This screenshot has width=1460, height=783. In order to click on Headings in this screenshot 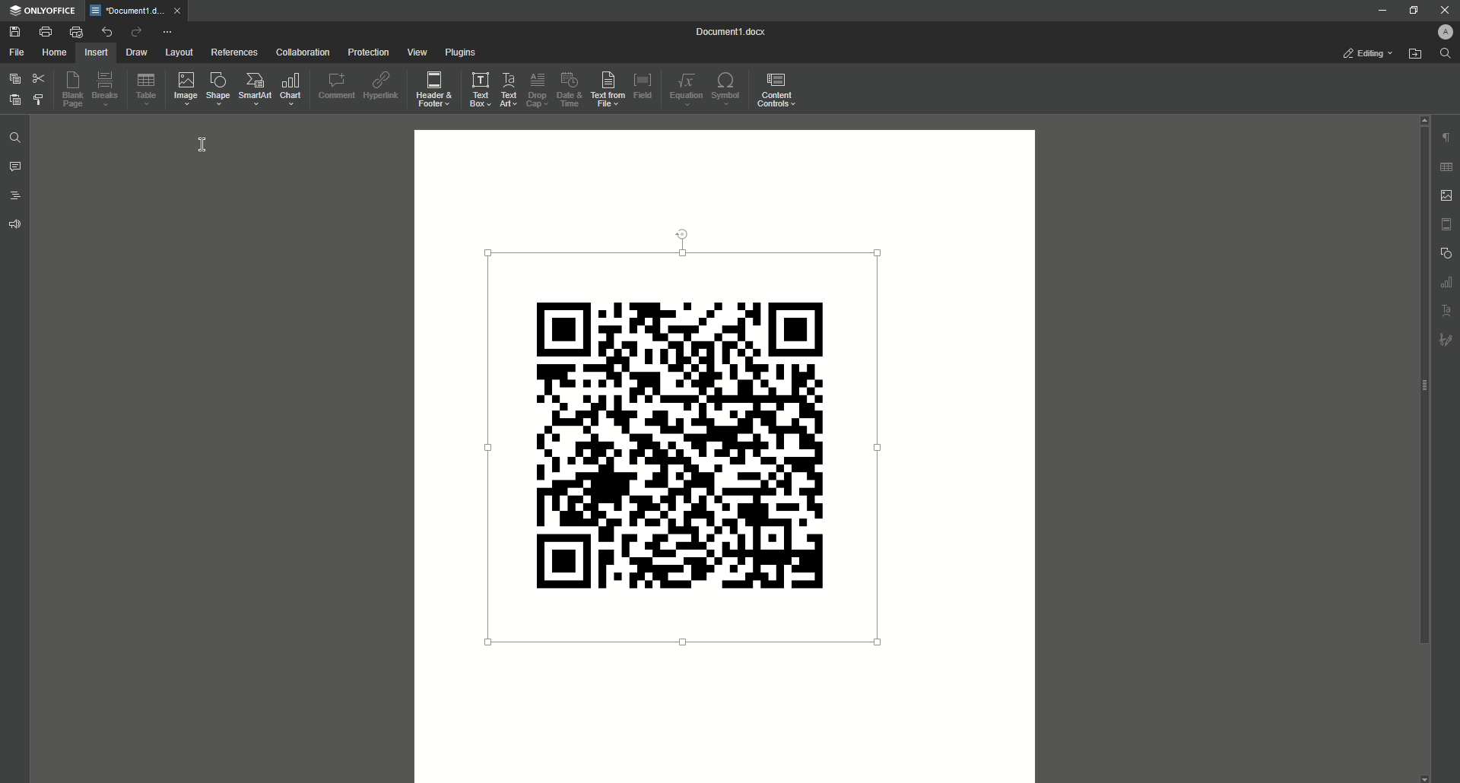, I will do `click(15, 195)`.